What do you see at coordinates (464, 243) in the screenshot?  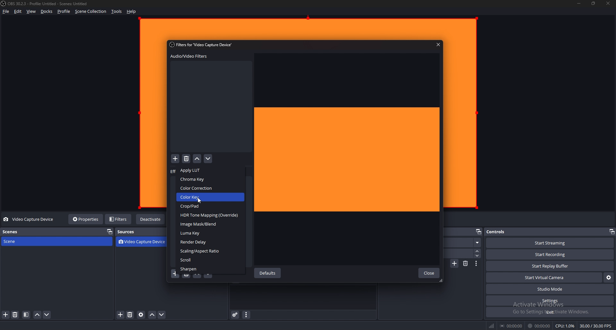 I see `fade` at bounding box center [464, 243].